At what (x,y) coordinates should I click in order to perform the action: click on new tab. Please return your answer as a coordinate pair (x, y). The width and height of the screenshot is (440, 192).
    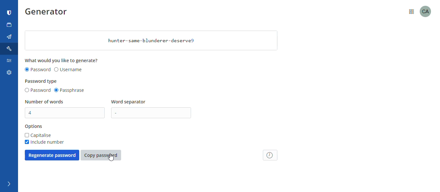
    Looking at the image, I should click on (9, 25).